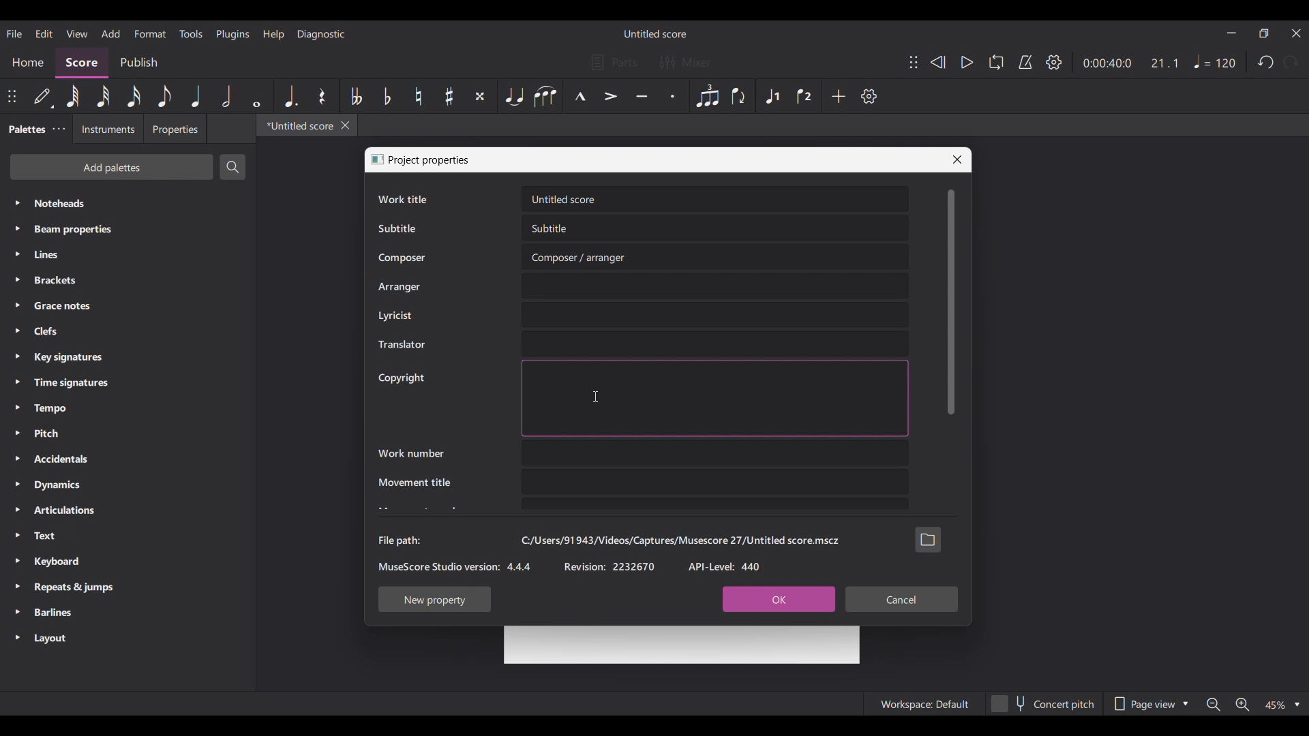 The image size is (1309, 736). Describe the element at coordinates (399, 540) in the screenshot. I see `File path:` at that location.